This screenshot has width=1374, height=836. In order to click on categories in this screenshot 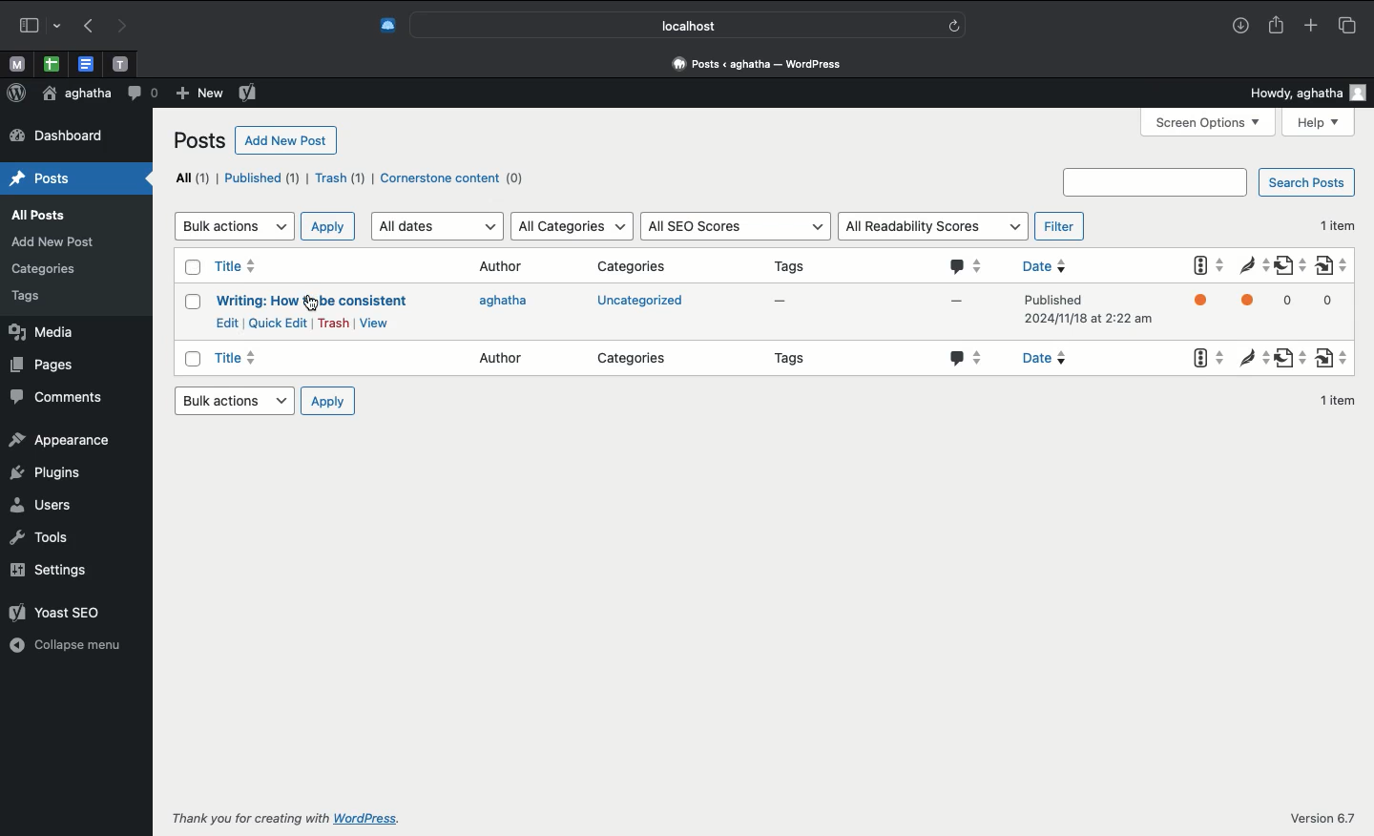, I will do `click(637, 356)`.